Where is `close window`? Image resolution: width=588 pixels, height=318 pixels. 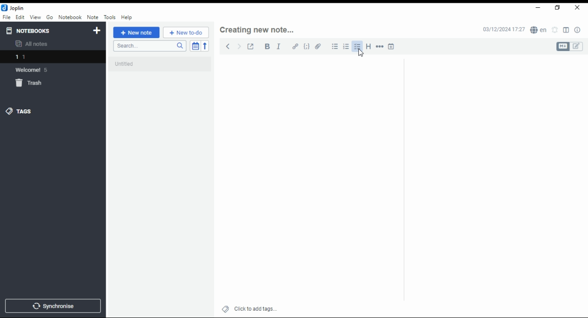
close window is located at coordinates (577, 8).